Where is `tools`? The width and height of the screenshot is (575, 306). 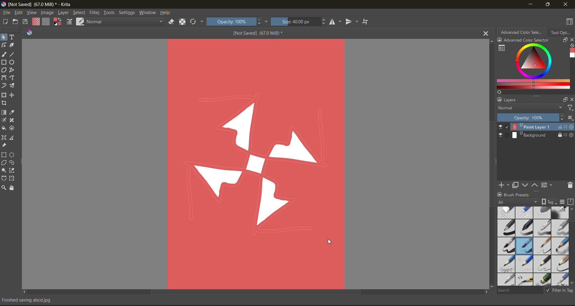 tools is located at coordinates (4, 62).